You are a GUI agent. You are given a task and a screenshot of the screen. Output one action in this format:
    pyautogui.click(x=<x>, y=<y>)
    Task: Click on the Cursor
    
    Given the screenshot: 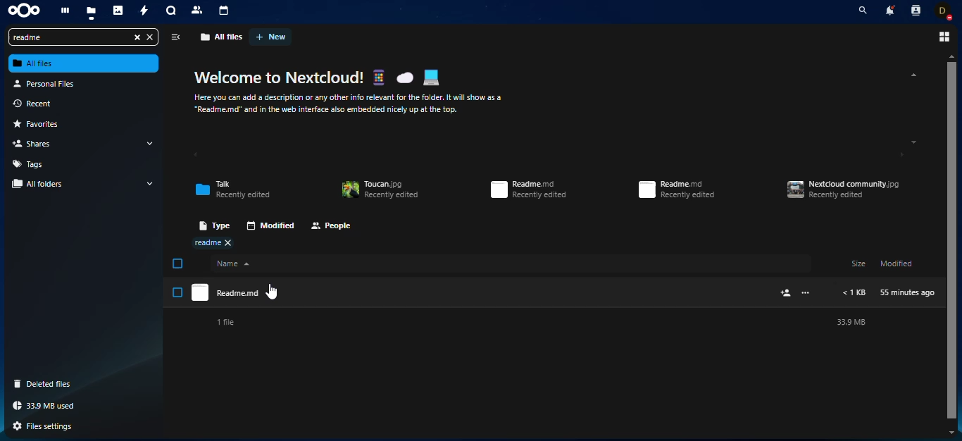 What is the action you would take?
    pyautogui.click(x=271, y=292)
    